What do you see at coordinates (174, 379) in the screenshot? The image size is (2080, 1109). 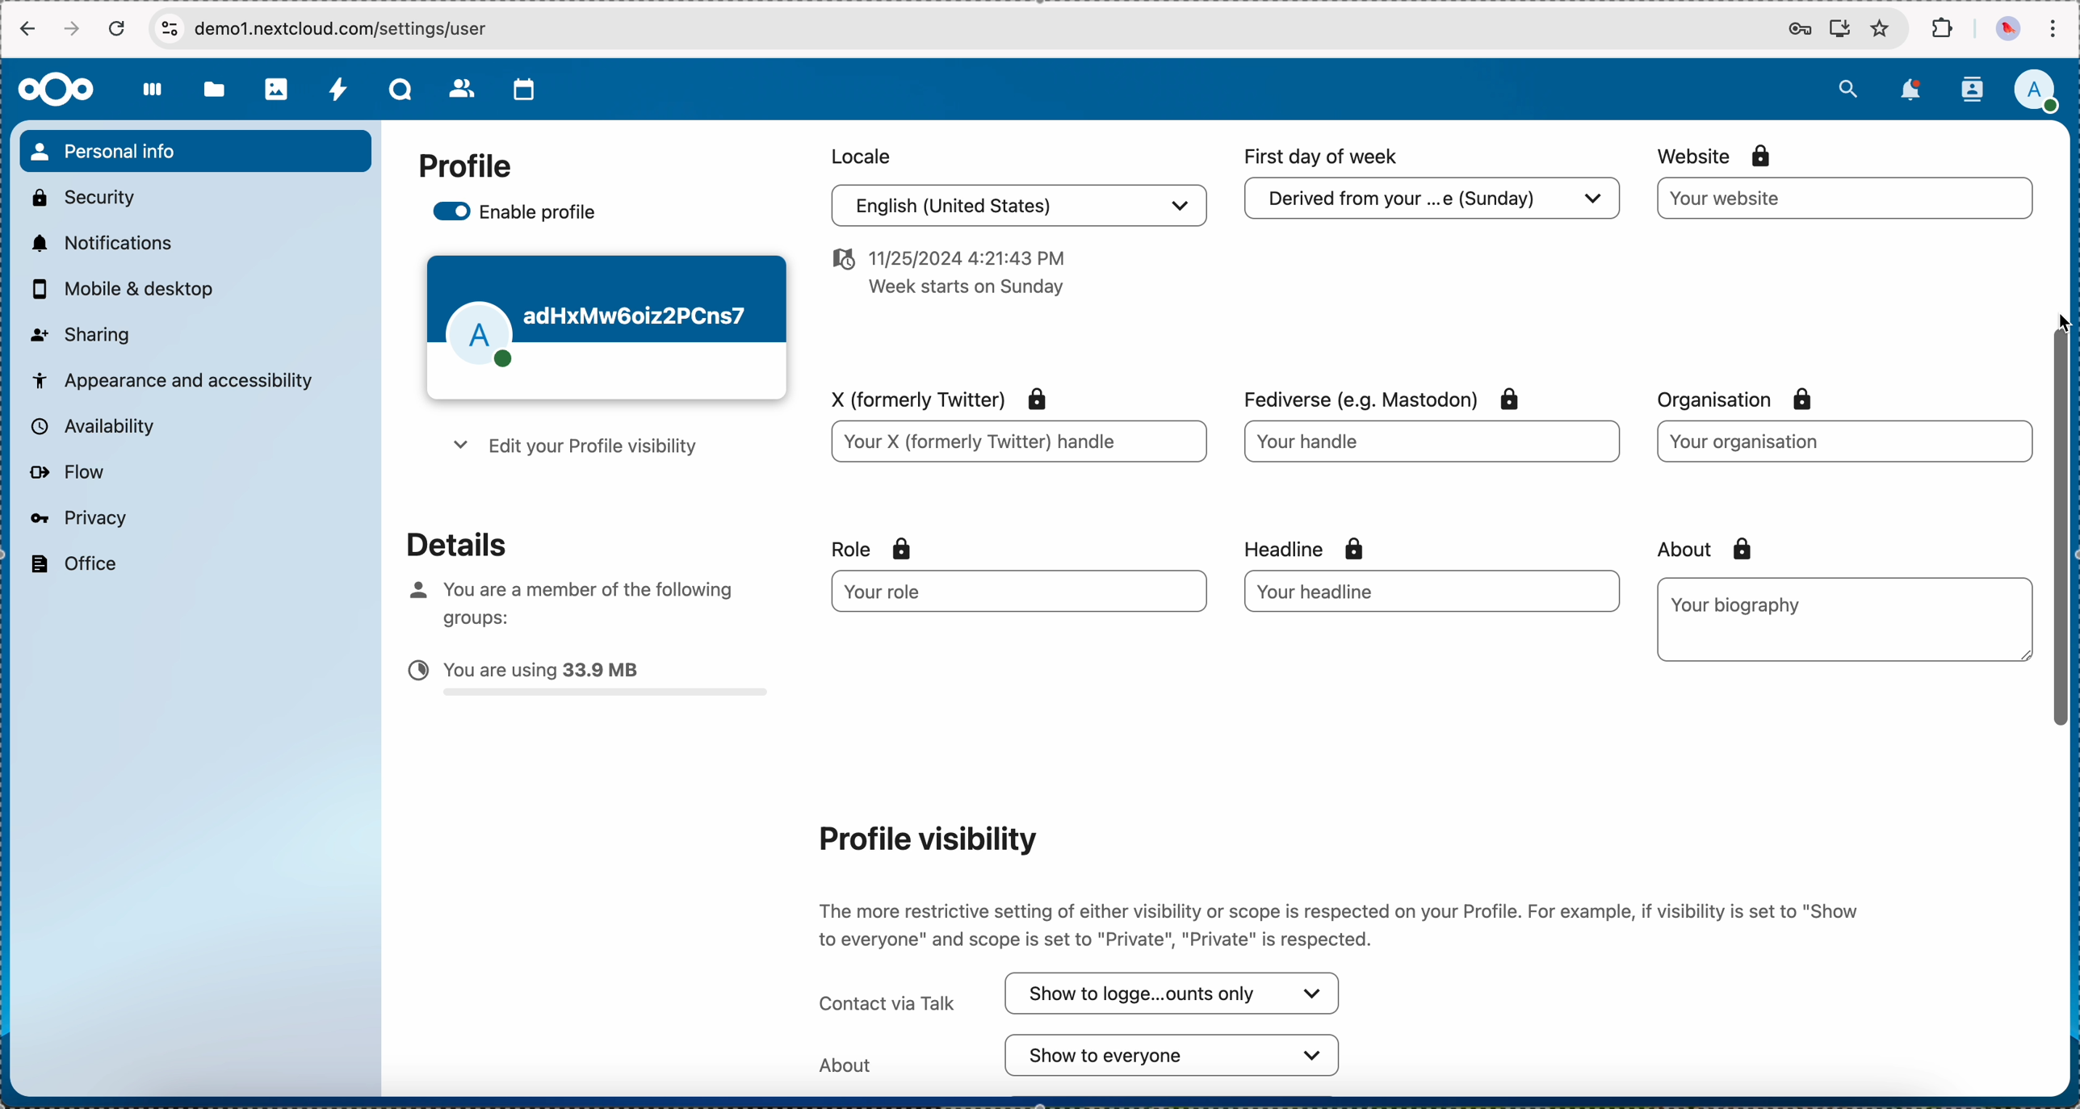 I see `appearance and accessibility` at bounding box center [174, 379].